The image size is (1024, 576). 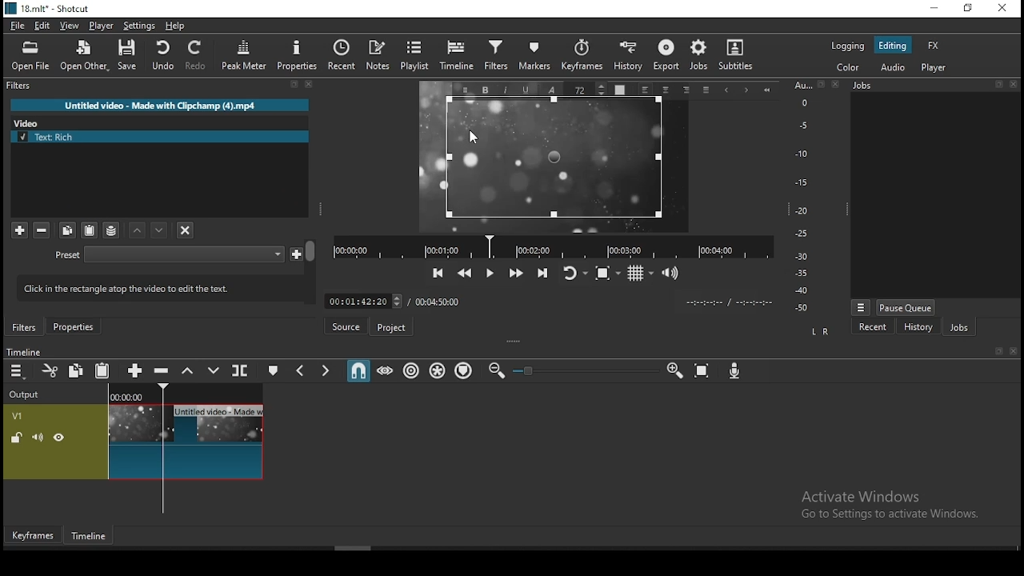 What do you see at coordinates (153, 286) in the screenshot?
I see `lick in the rectangle atop the video to edit the text.` at bounding box center [153, 286].